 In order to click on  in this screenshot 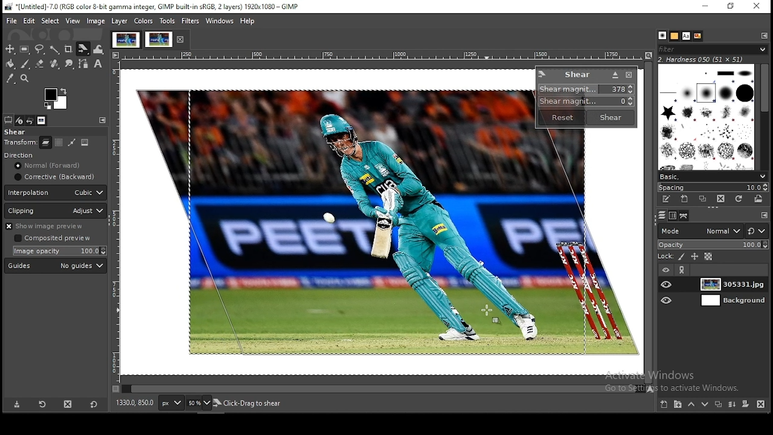, I will do `click(615, 75)`.